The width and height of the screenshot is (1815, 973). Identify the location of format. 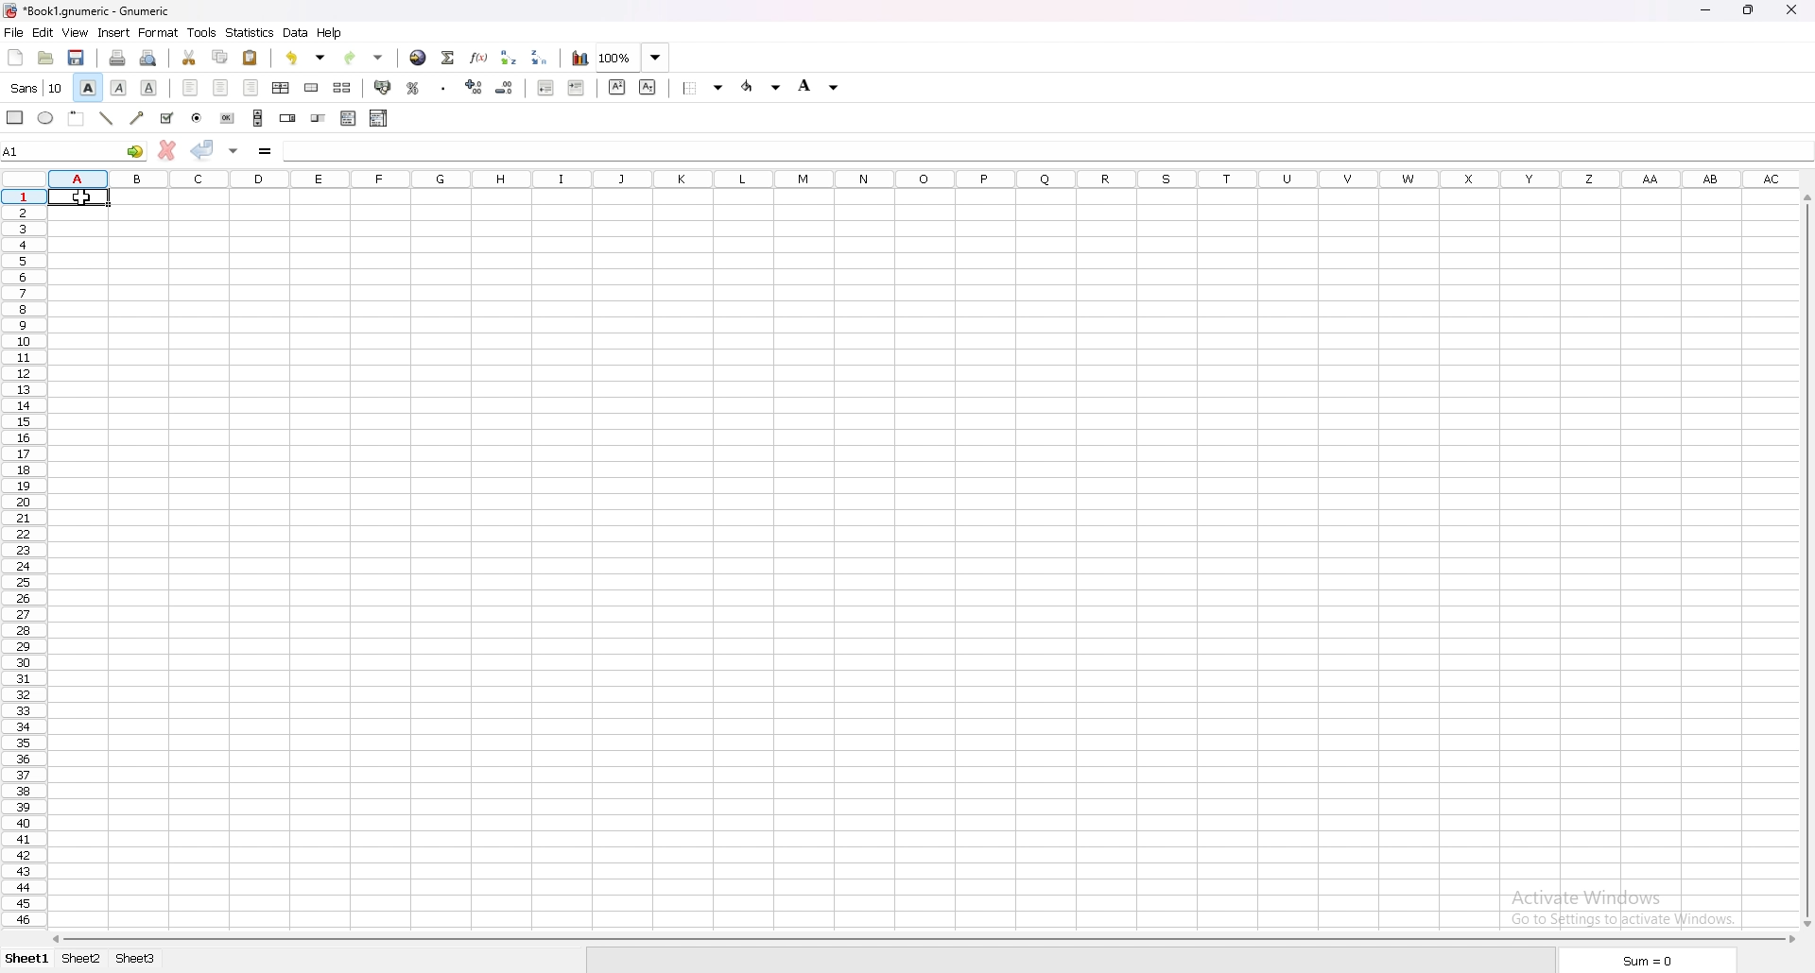
(160, 32).